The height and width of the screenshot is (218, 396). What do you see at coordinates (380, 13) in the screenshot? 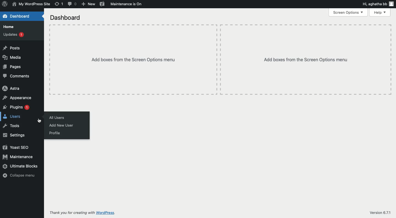
I see `Help` at bounding box center [380, 13].